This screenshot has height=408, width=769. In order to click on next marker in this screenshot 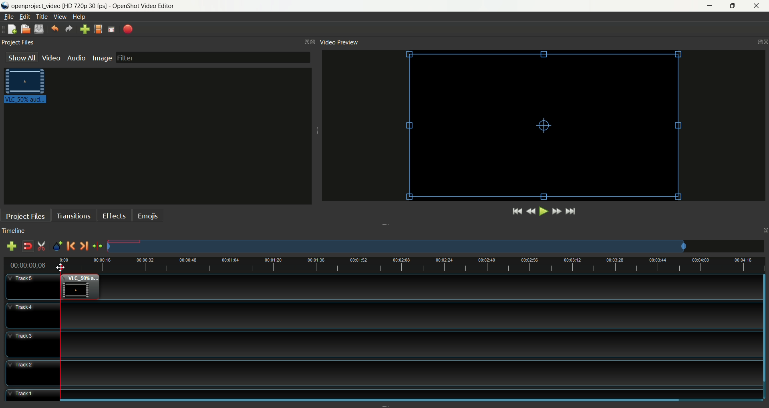, I will do `click(84, 246)`.